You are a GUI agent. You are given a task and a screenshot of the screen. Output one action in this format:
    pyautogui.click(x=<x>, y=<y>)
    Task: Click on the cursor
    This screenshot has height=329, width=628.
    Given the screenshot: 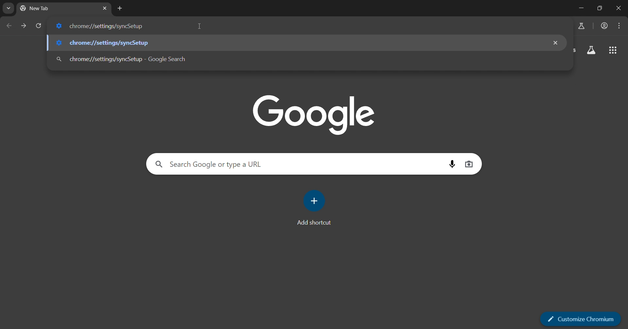 What is the action you would take?
    pyautogui.click(x=199, y=26)
    